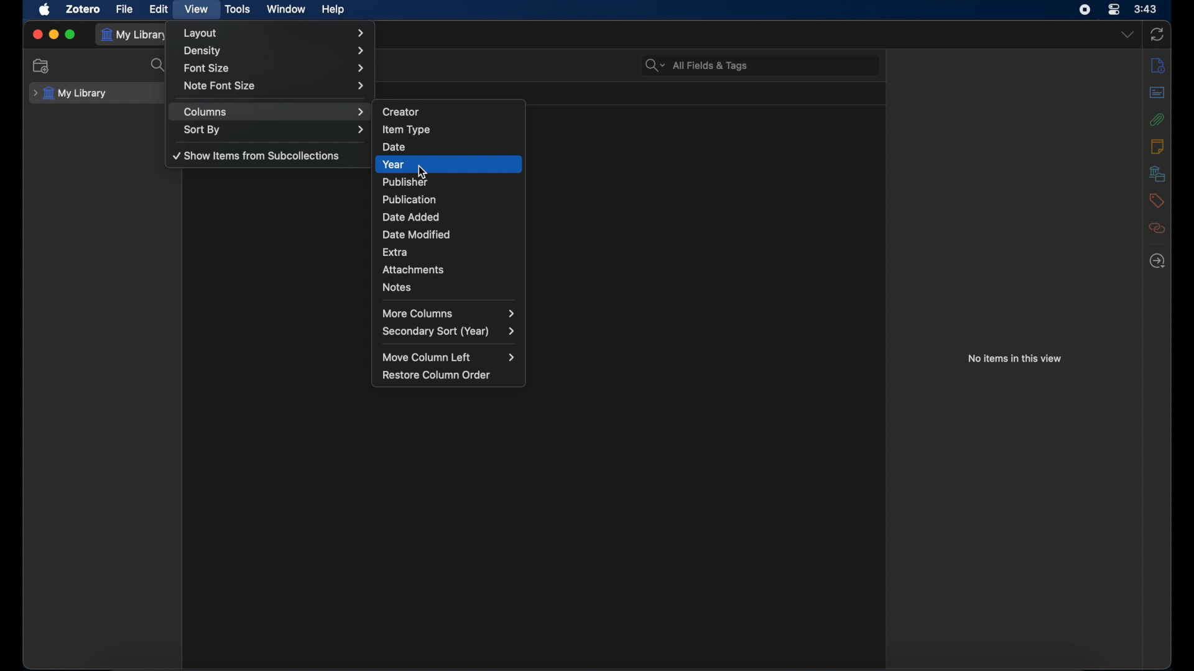 Image resolution: width=1194 pixels, height=671 pixels. Describe the element at coordinates (70, 93) in the screenshot. I see `my library` at that location.